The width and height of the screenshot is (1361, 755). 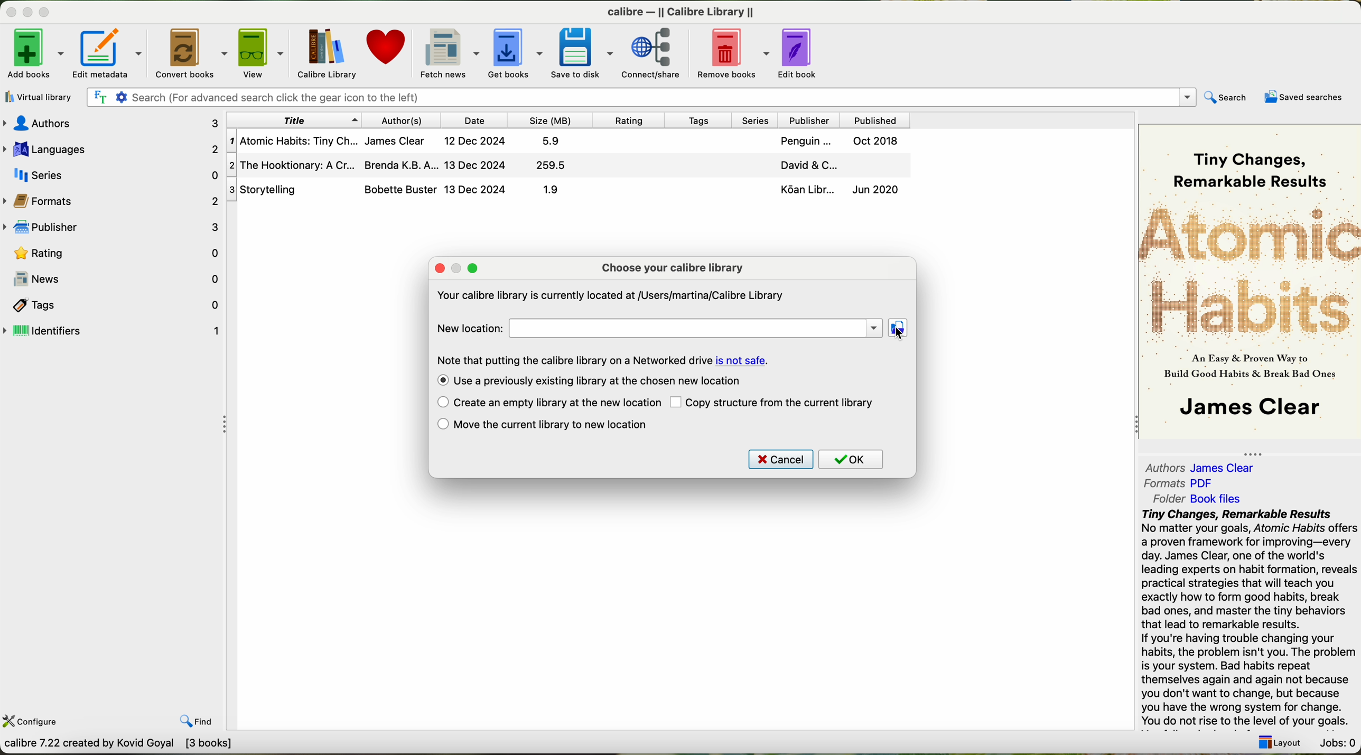 What do you see at coordinates (40, 97) in the screenshot?
I see `virtual library` at bounding box center [40, 97].